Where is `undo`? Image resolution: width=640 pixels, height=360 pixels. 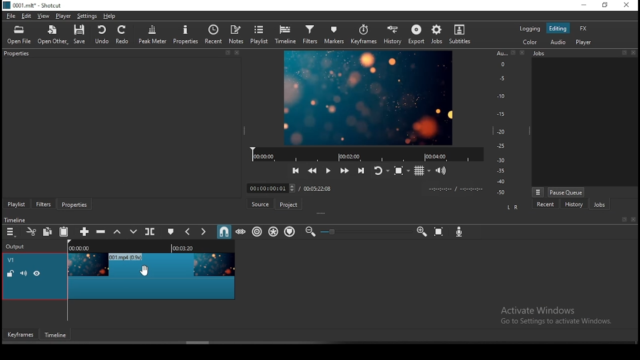
undo is located at coordinates (102, 35).